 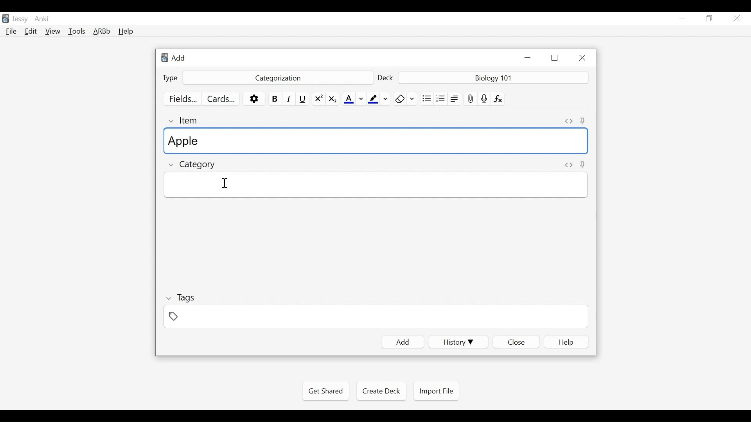 What do you see at coordinates (484, 98) in the screenshot?
I see `Record audio` at bounding box center [484, 98].